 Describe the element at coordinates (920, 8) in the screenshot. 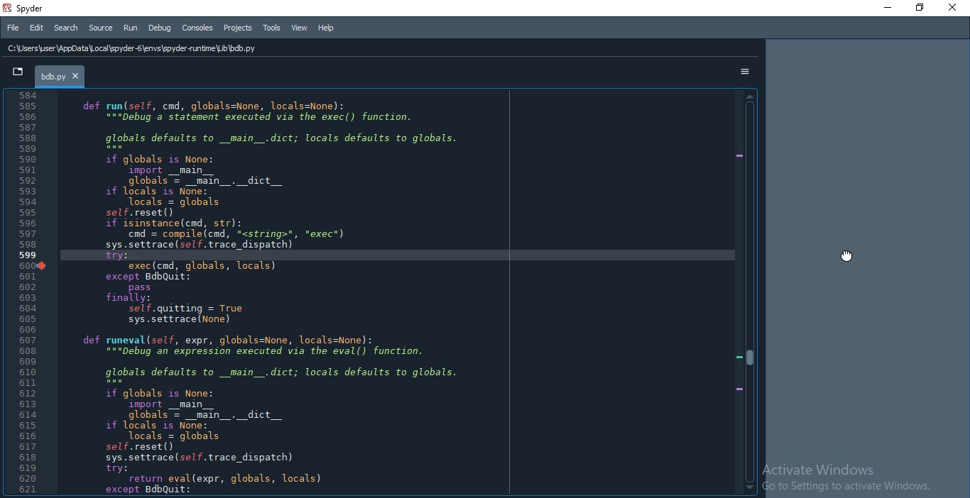

I see `Restore` at that location.